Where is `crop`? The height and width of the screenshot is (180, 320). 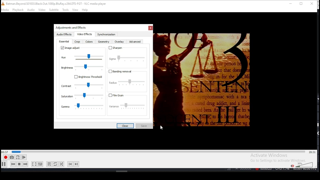 crop is located at coordinates (77, 42).